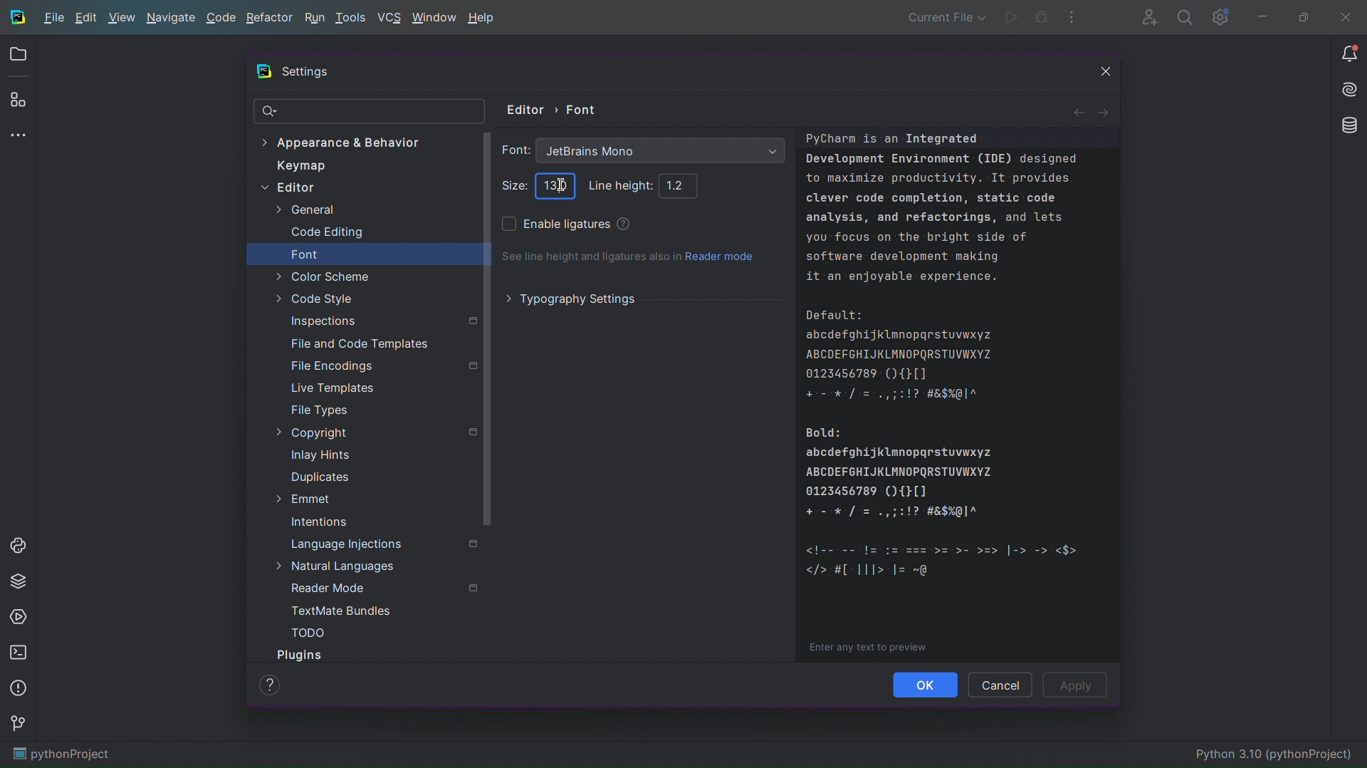 Image resolution: width=1367 pixels, height=768 pixels. I want to click on More, so click(20, 137).